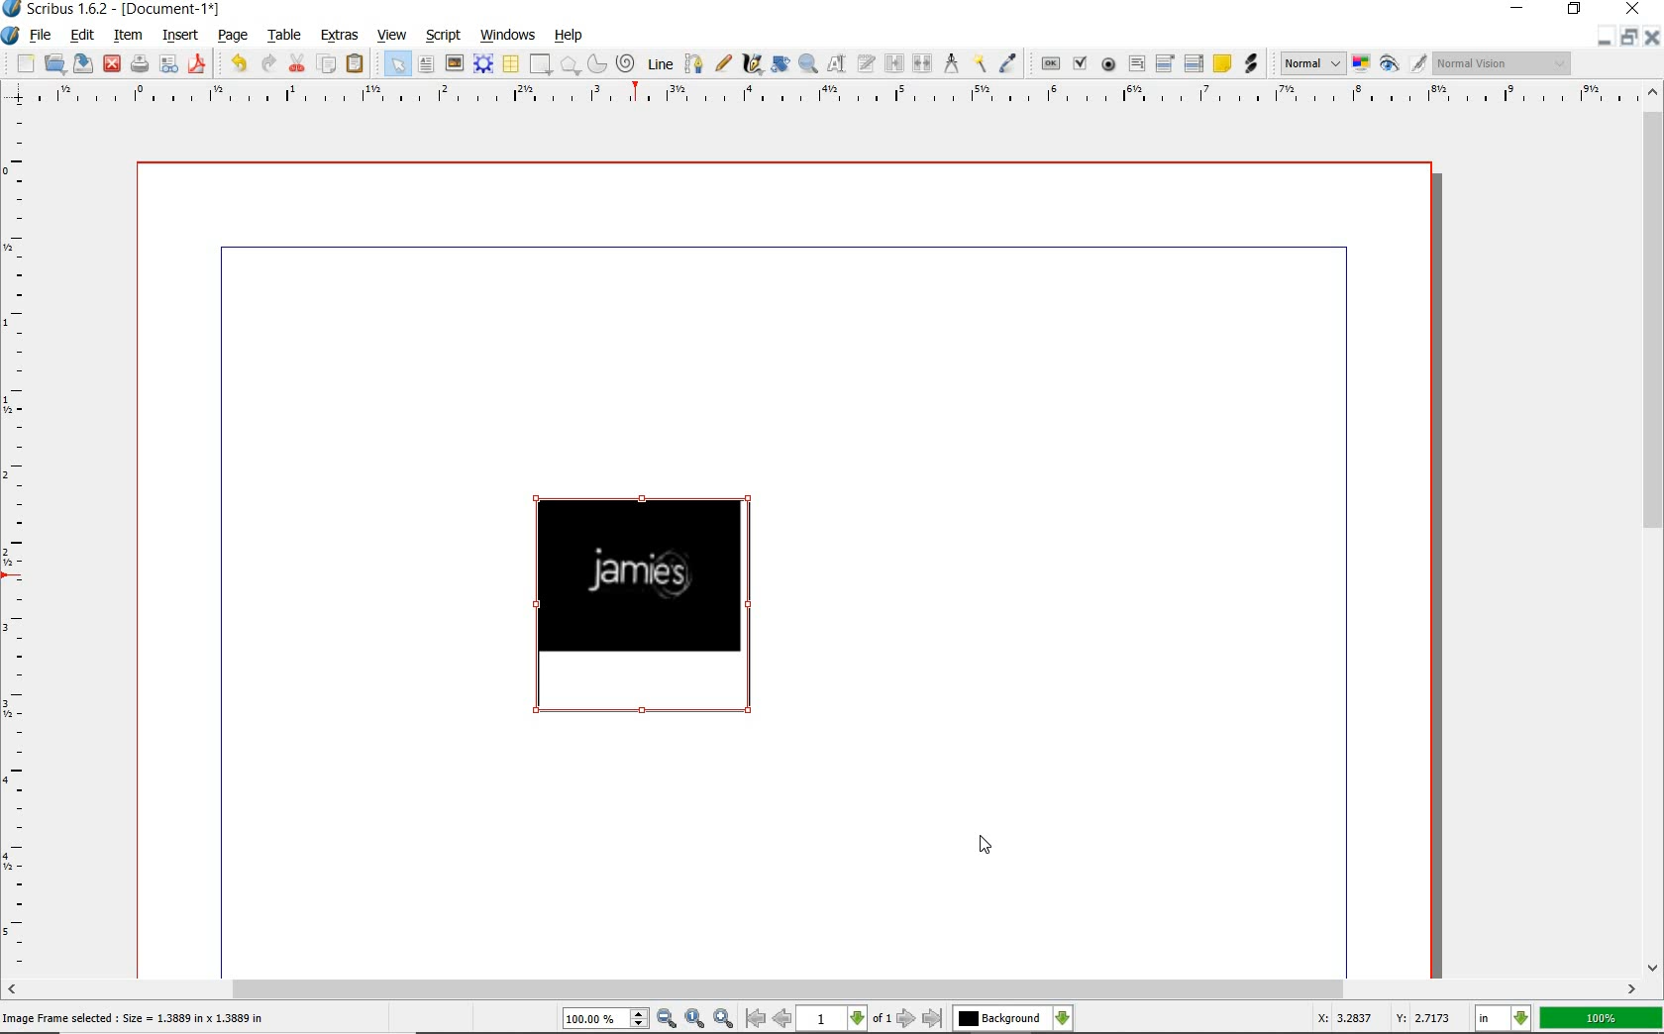 Image resolution: width=1664 pixels, height=1034 pixels. Describe the element at coordinates (1382, 1021) in the screenshot. I see `coordinates` at that location.